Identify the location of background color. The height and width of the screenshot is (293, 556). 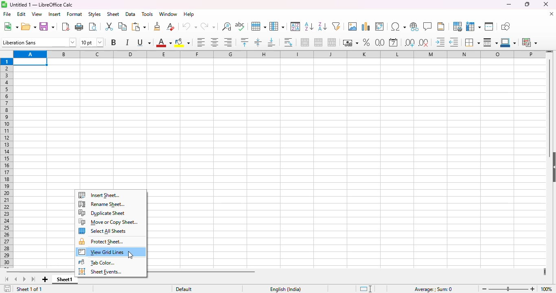
(183, 43).